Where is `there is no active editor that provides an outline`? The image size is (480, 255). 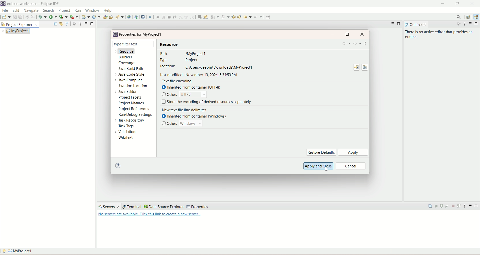
there is no active editor that provides an outline is located at coordinates (440, 34).